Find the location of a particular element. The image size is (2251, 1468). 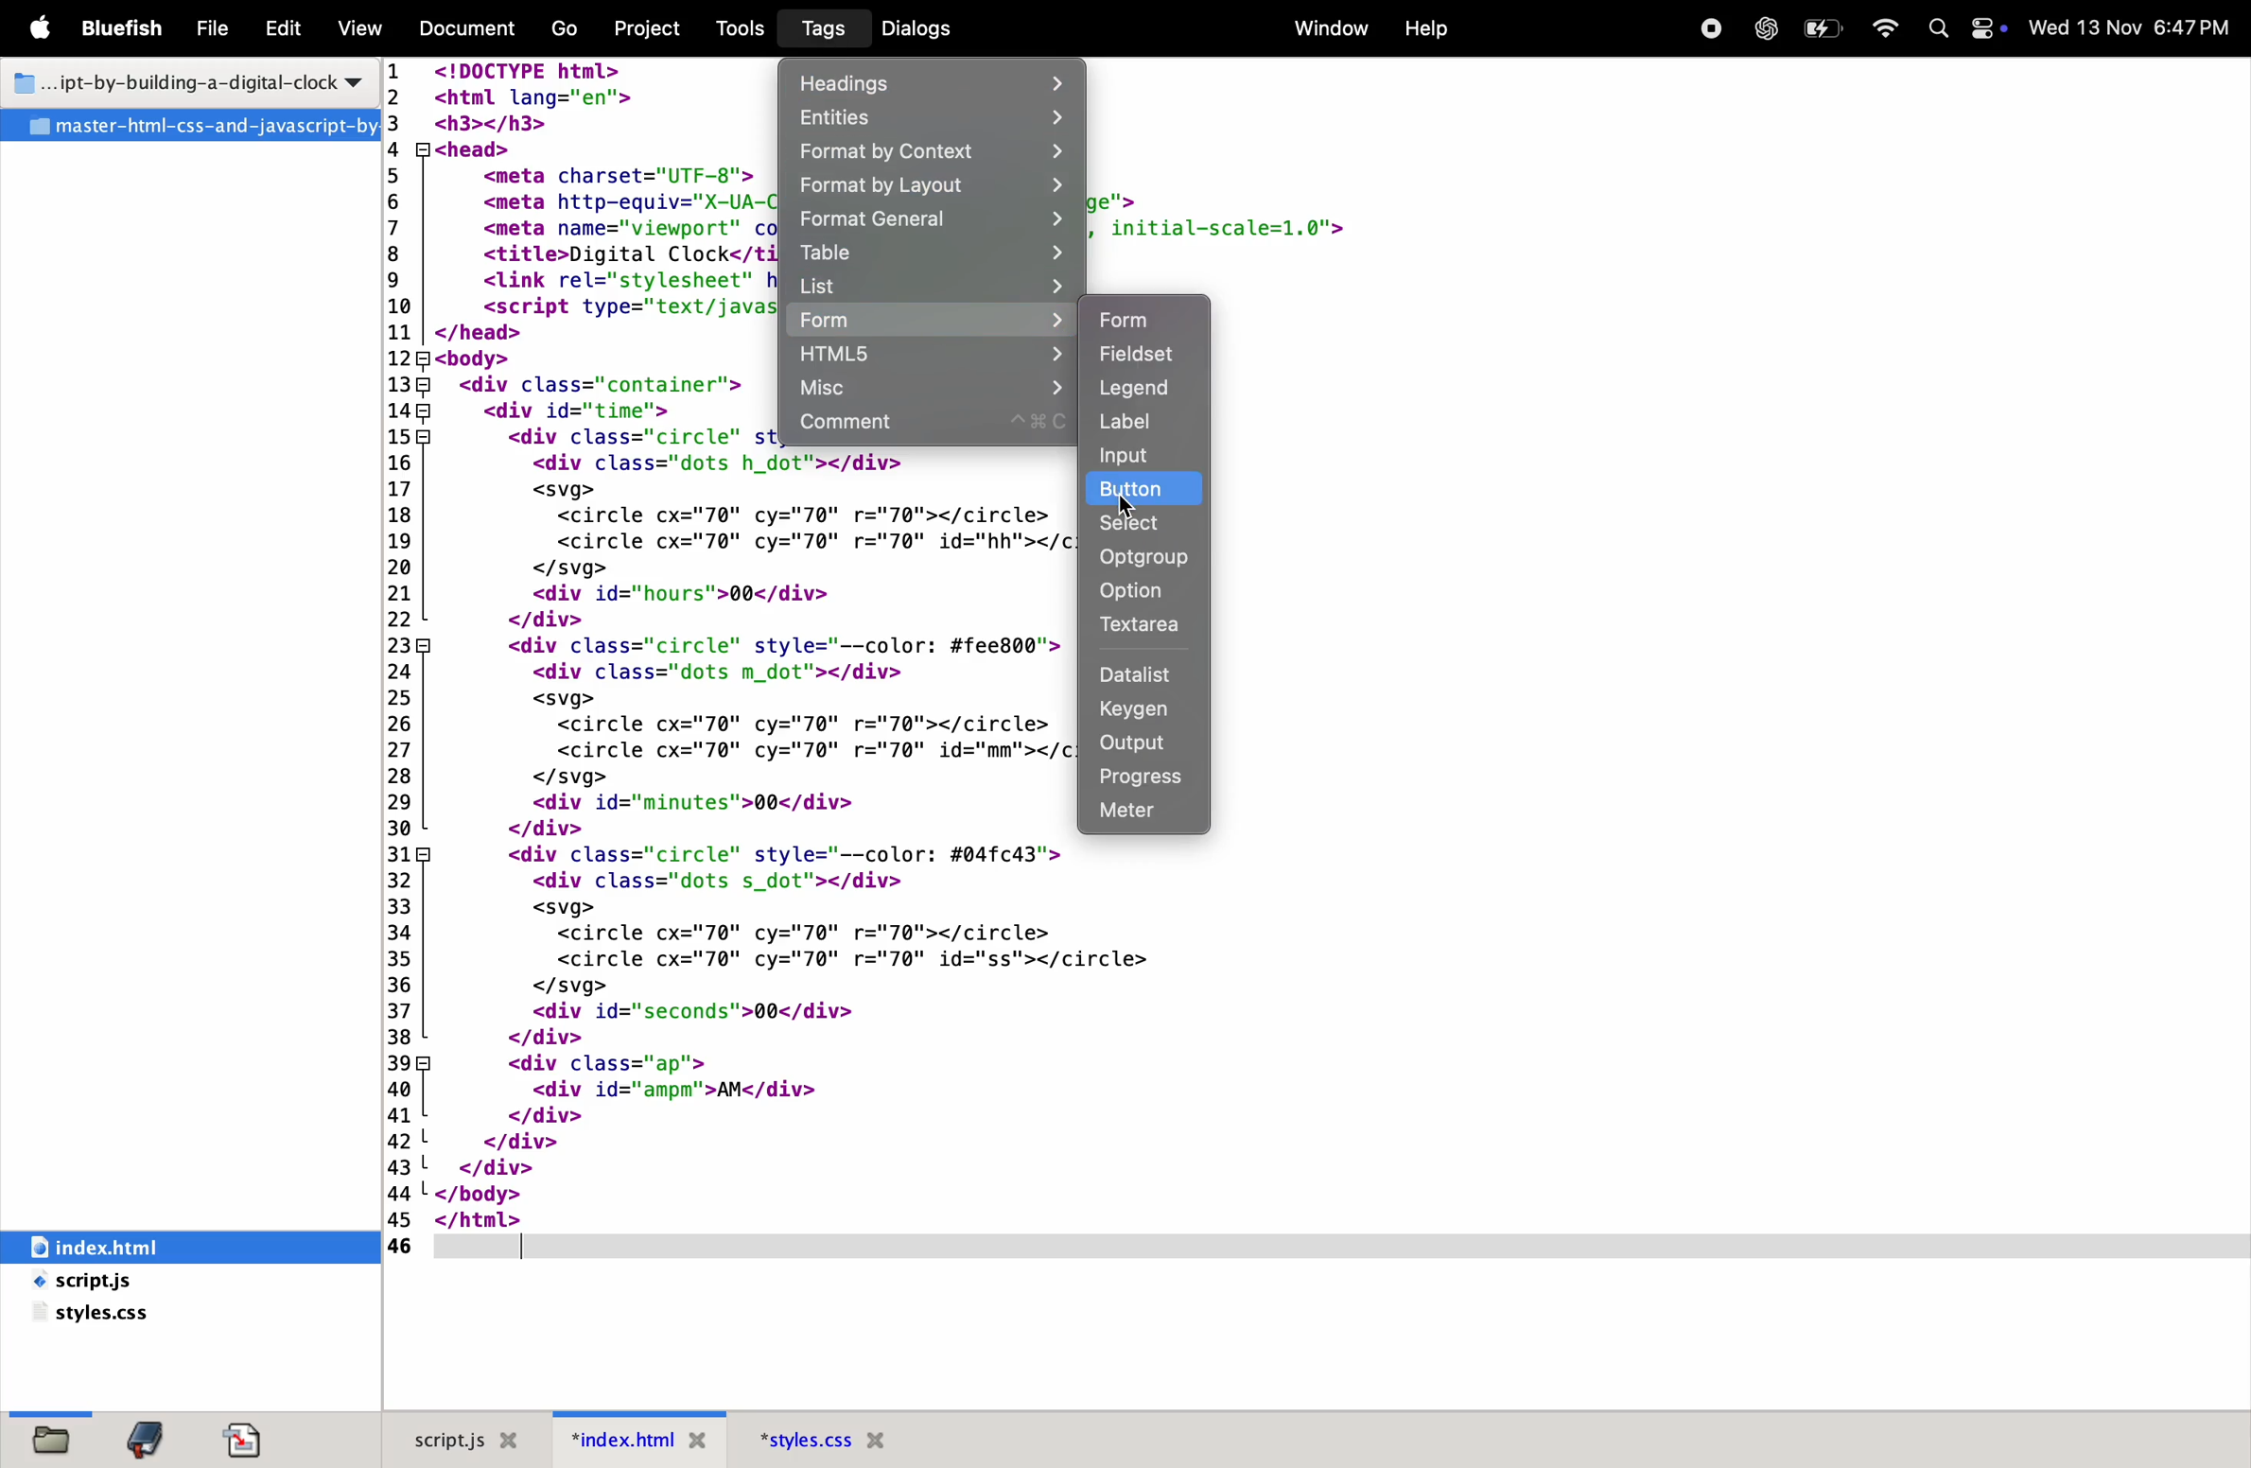

Close file is located at coordinates (881, 1441).